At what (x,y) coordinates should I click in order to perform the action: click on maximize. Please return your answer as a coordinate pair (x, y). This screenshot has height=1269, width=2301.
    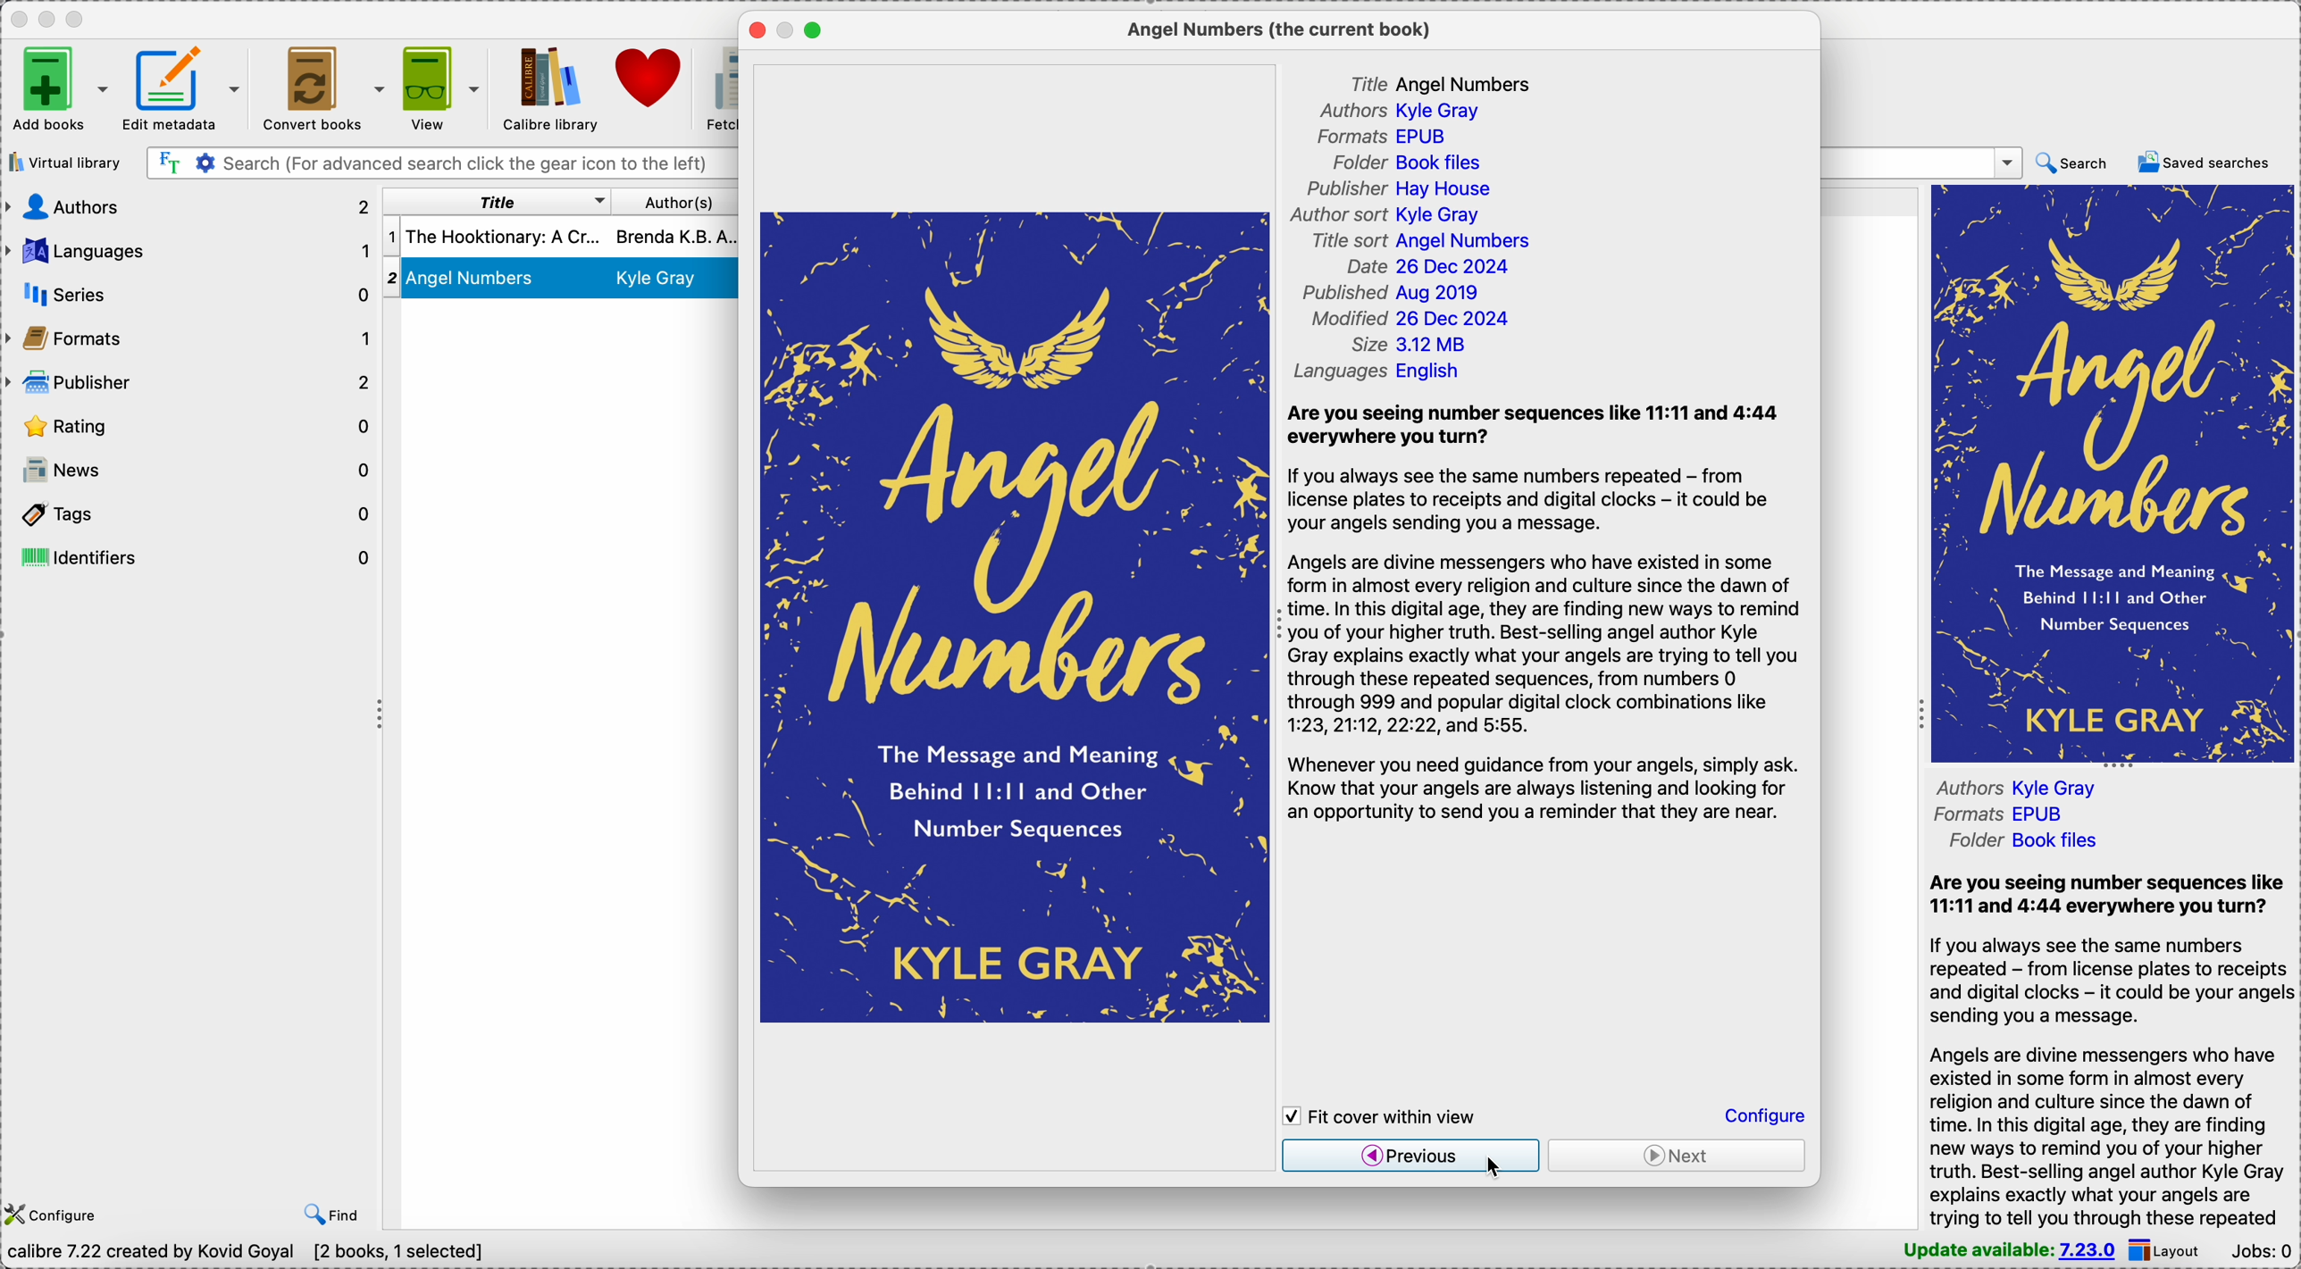
    Looking at the image, I should click on (79, 20).